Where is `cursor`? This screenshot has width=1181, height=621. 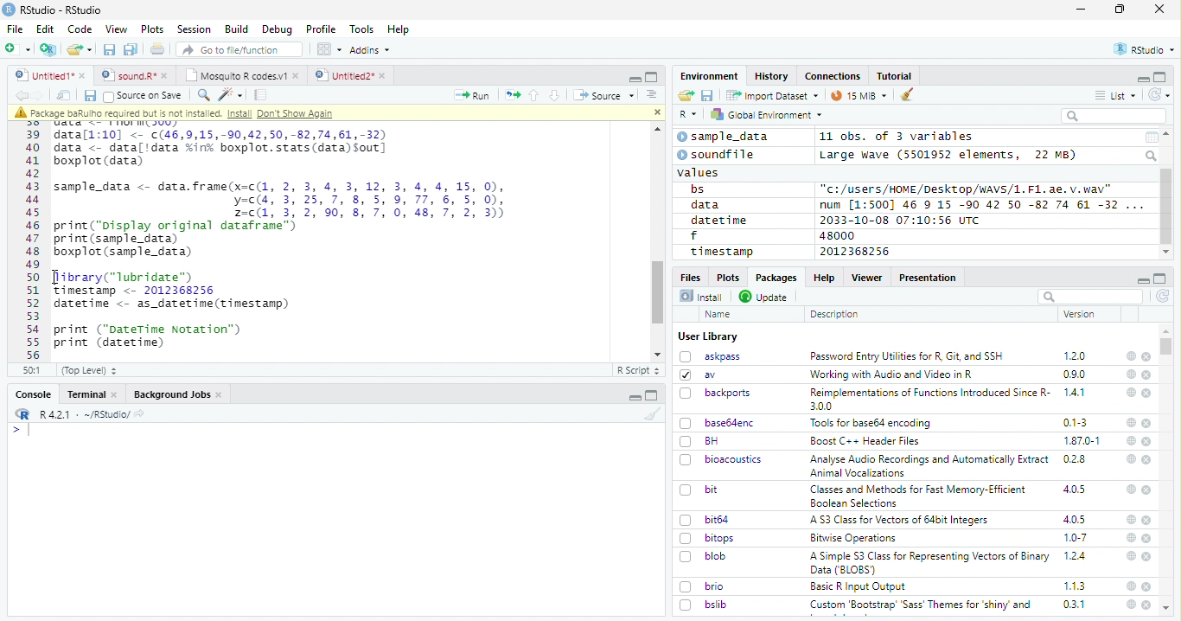 cursor is located at coordinates (60, 278).